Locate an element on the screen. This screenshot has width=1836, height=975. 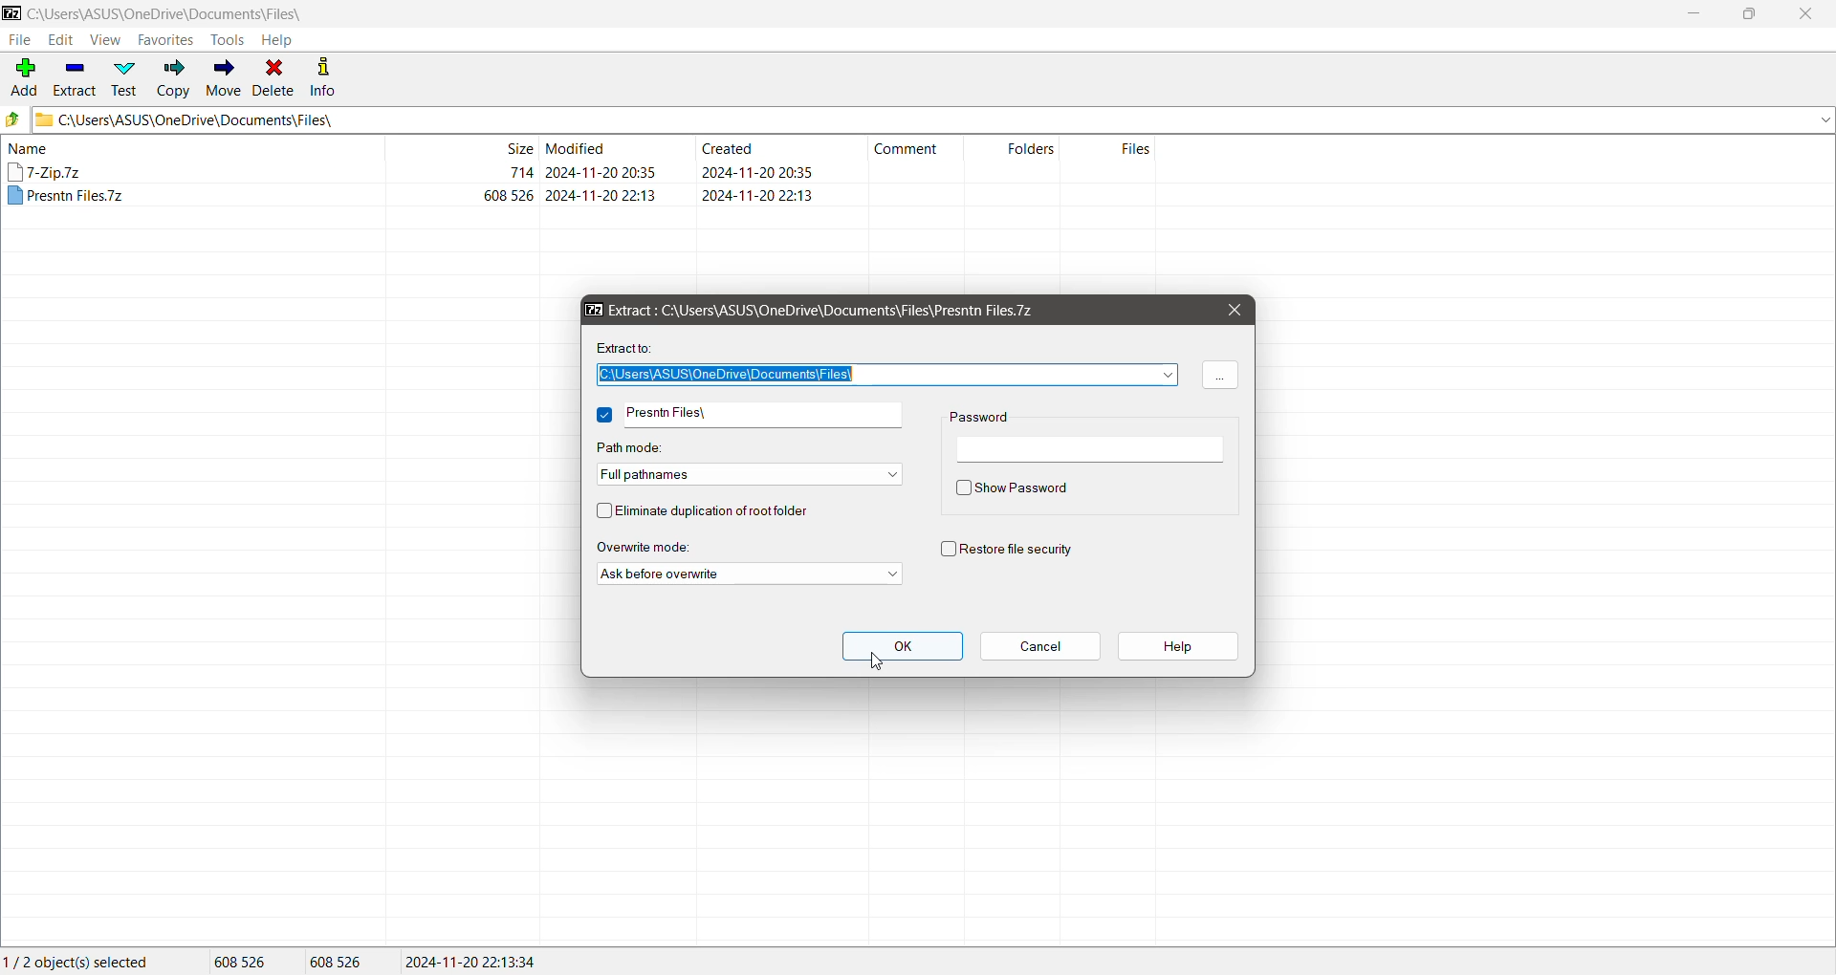
Close is located at coordinates (1809, 14).